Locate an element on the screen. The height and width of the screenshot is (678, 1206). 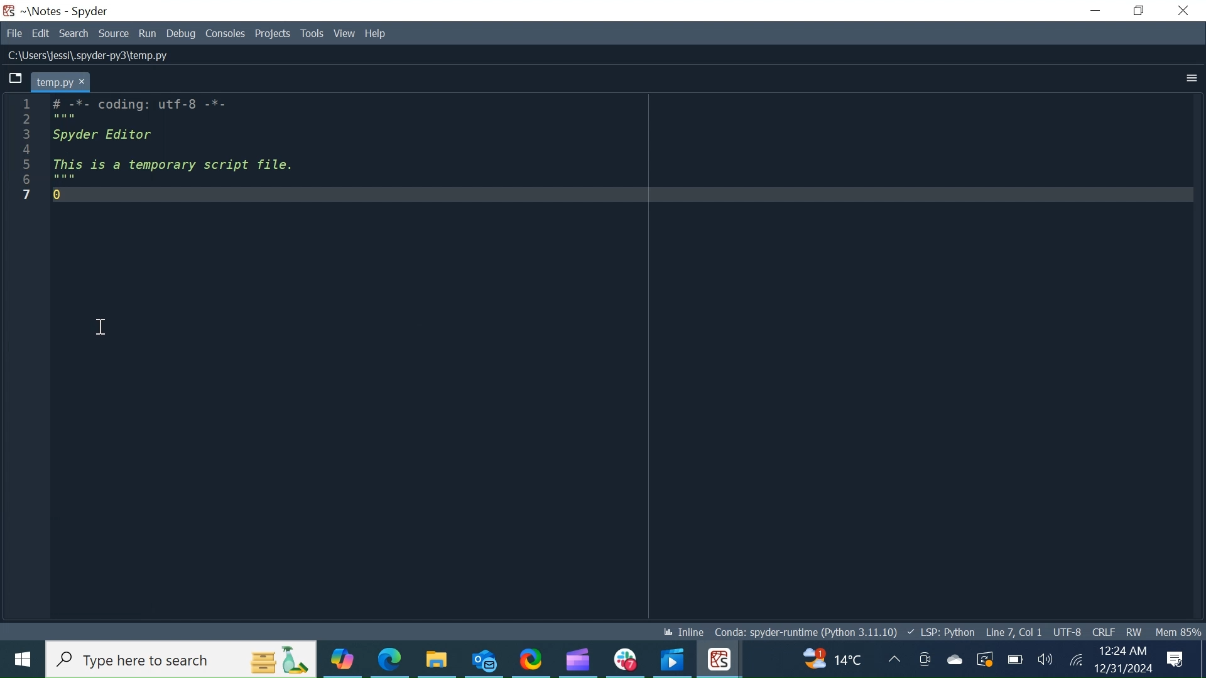
Charge is located at coordinates (1014, 659).